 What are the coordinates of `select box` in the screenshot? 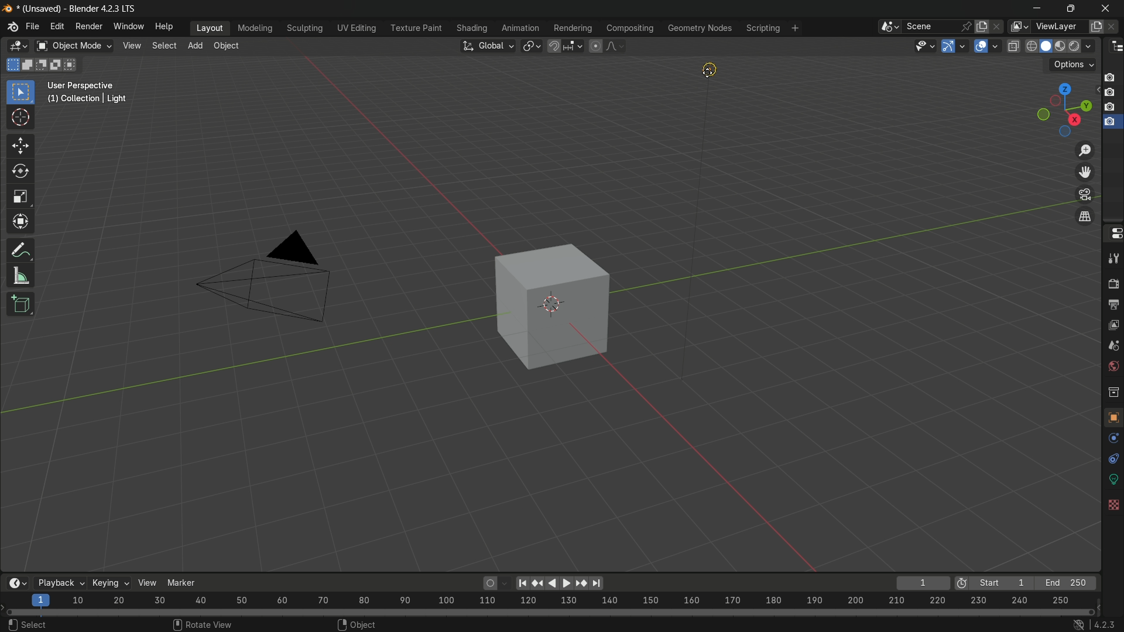 It's located at (20, 91).